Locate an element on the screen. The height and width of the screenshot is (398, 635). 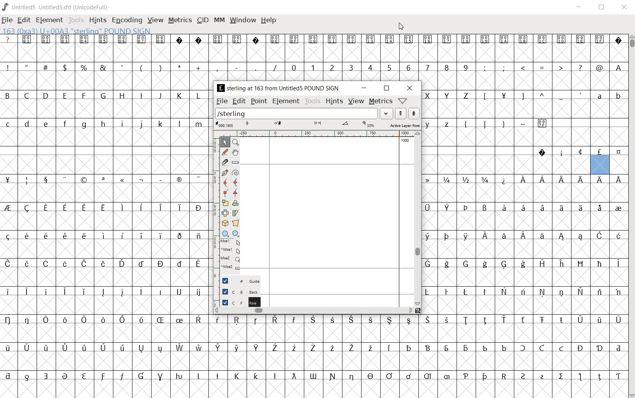
background layer is located at coordinates (239, 291).